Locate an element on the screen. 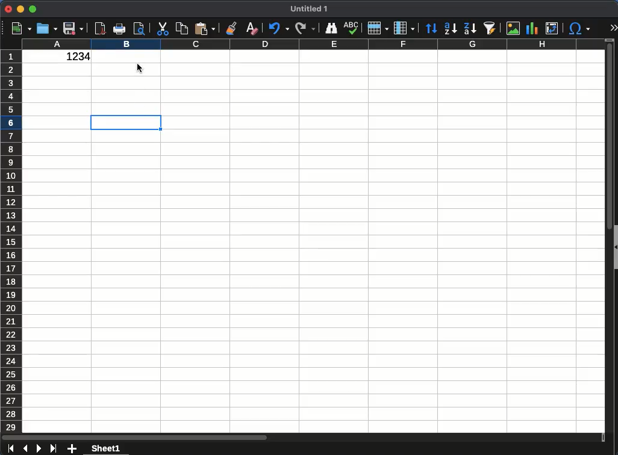 This screenshot has width=618, height=455. rows is located at coordinates (13, 241).